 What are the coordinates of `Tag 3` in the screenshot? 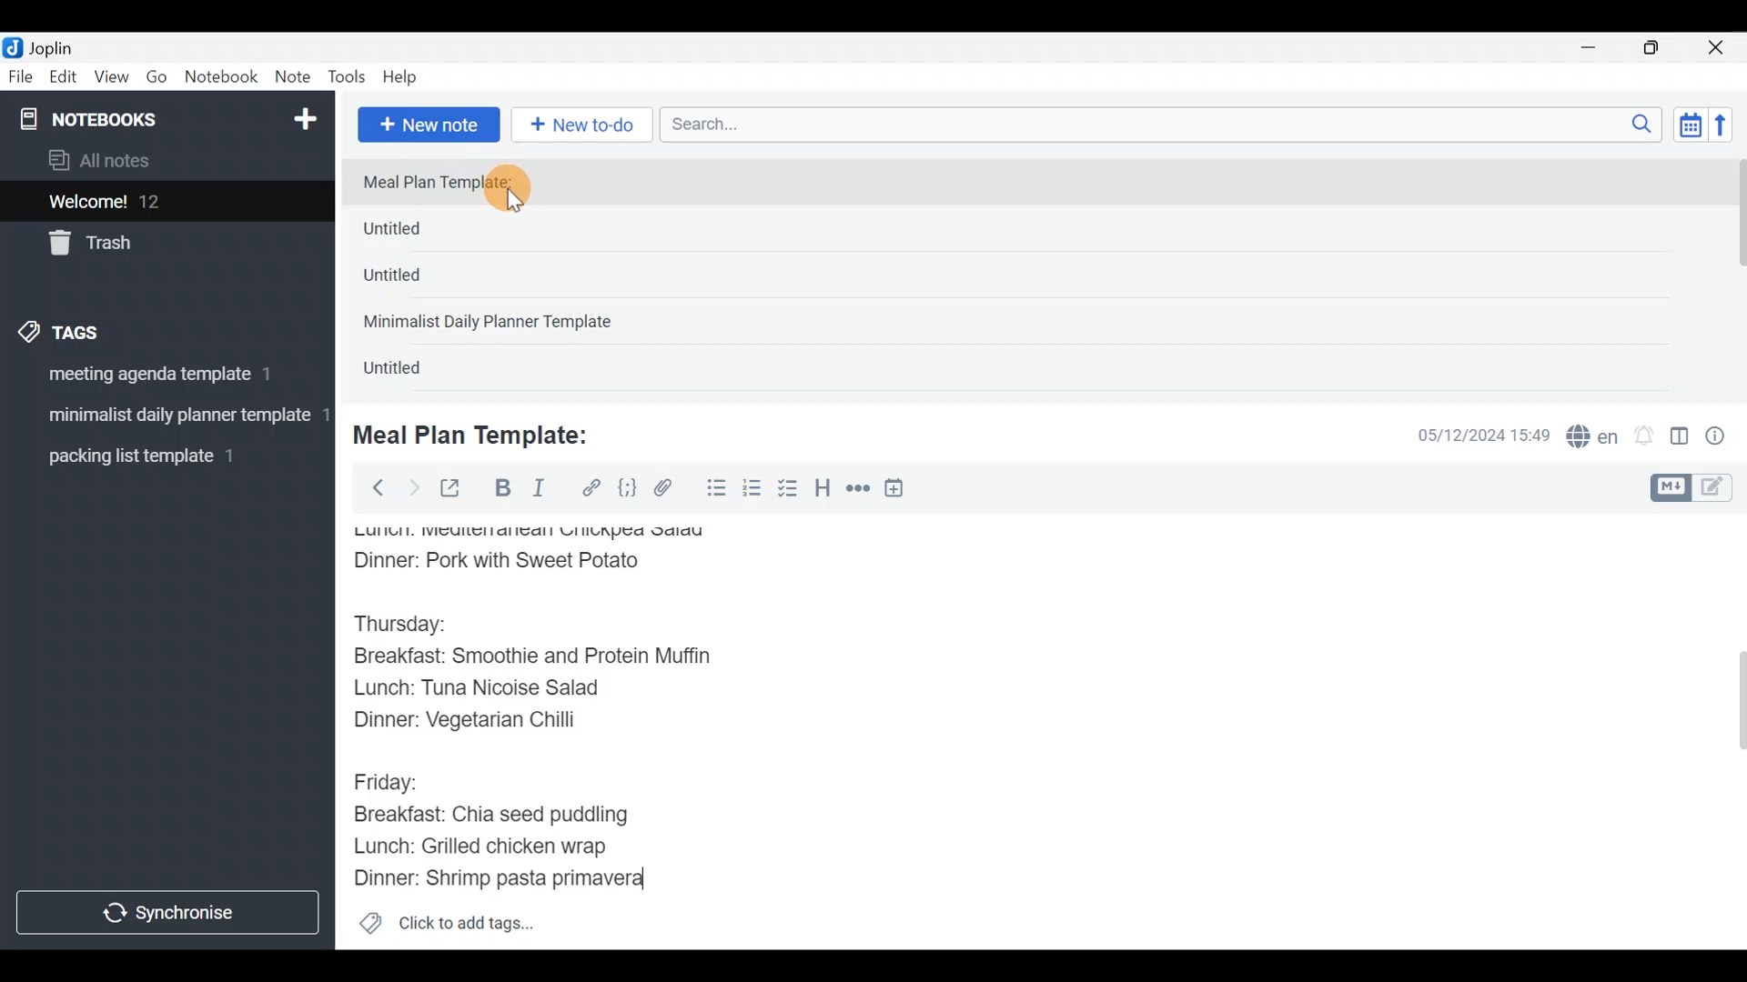 It's located at (161, 456).